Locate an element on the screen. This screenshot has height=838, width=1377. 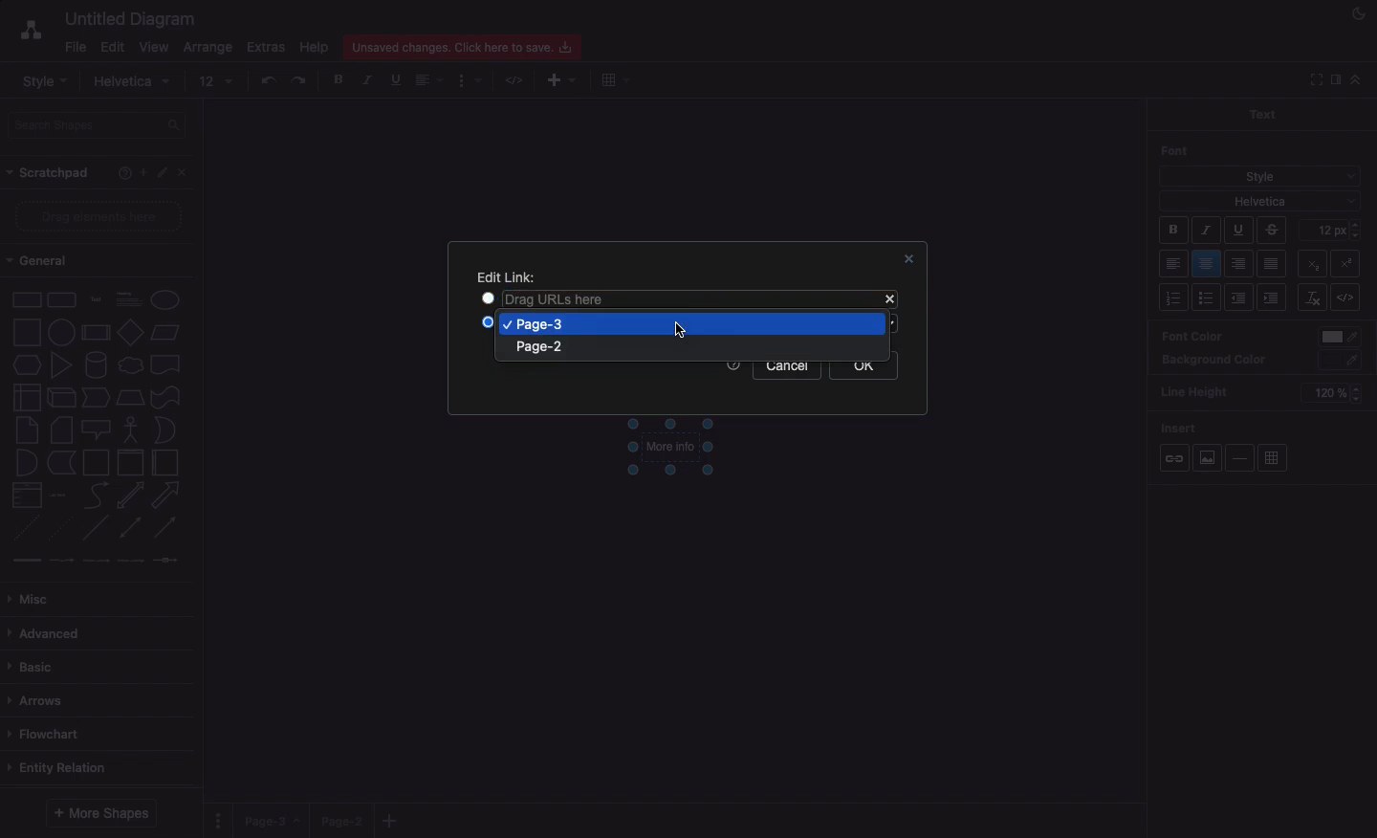
diamond is located at coordinates (131, 331).